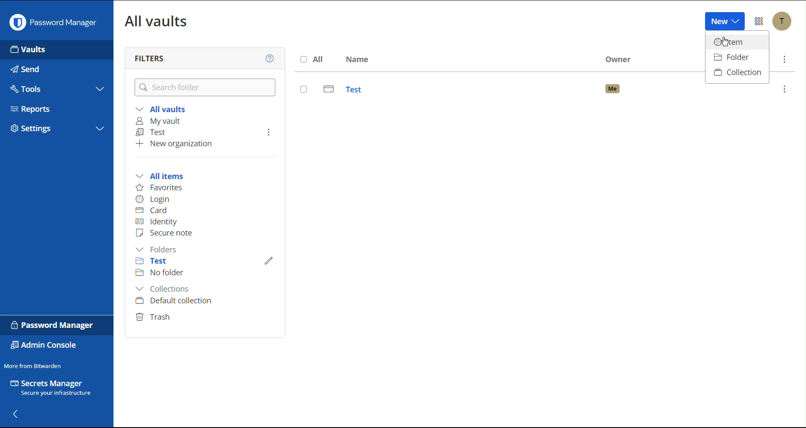 This screenshot has height=428, width=806. Describe the element at coordinates (53, 325) in the screenshot. I see `Password Manager` at that location.